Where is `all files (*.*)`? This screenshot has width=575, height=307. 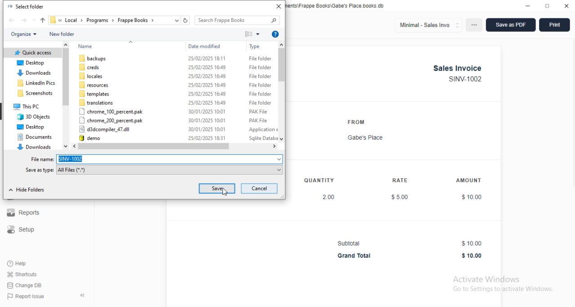
all files (*.*) is located at coordinates (170, 170).